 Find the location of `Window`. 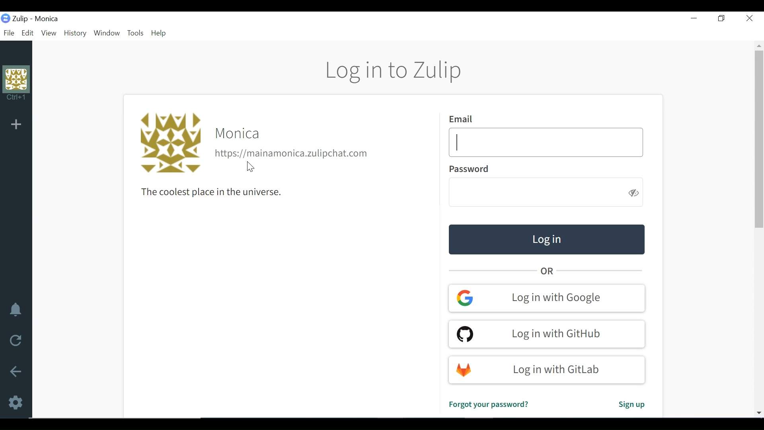

Window is located at coordinates (108, 33).